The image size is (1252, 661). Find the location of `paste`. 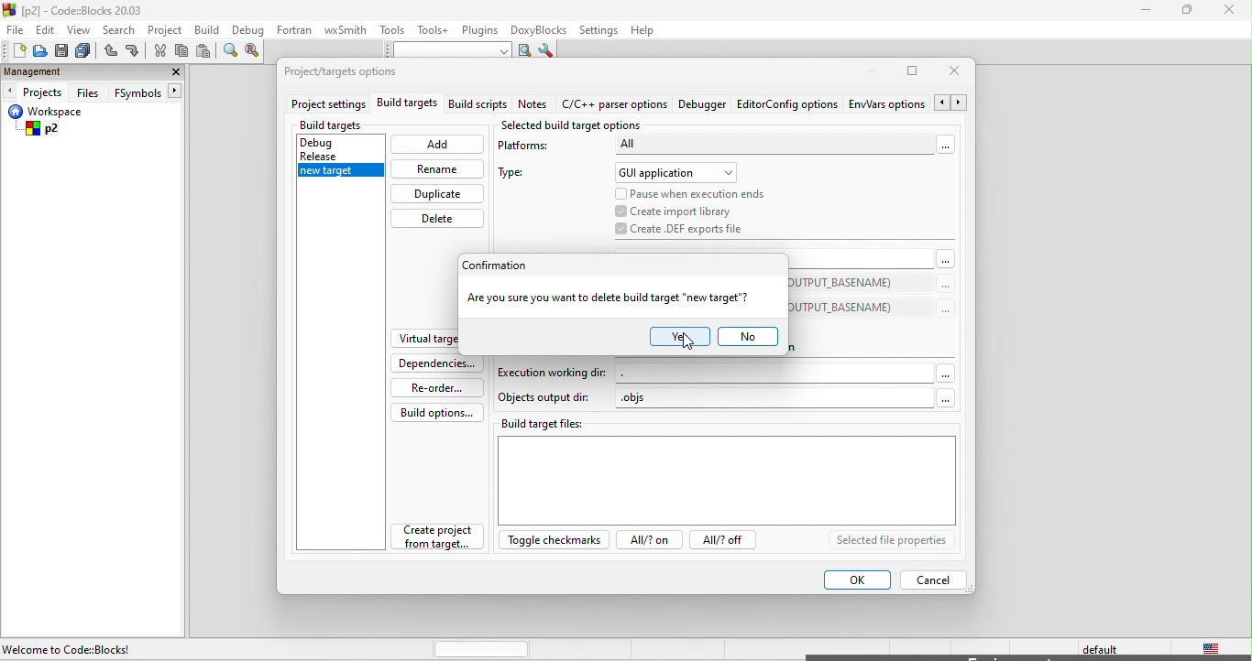

paste is located at coordinates (204, 53).